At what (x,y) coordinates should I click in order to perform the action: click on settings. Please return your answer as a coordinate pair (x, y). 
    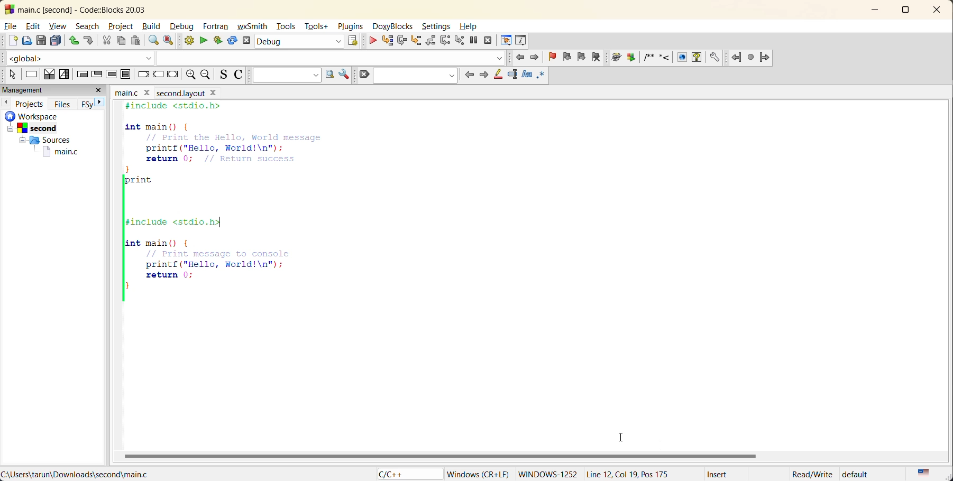
    Looking at the image, I should click on (436, 27).